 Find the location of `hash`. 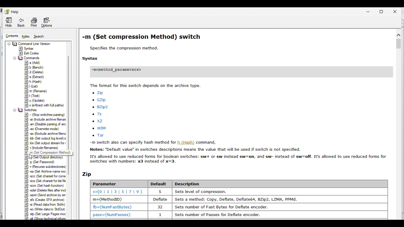

hash is located at coordinates (34, 81).